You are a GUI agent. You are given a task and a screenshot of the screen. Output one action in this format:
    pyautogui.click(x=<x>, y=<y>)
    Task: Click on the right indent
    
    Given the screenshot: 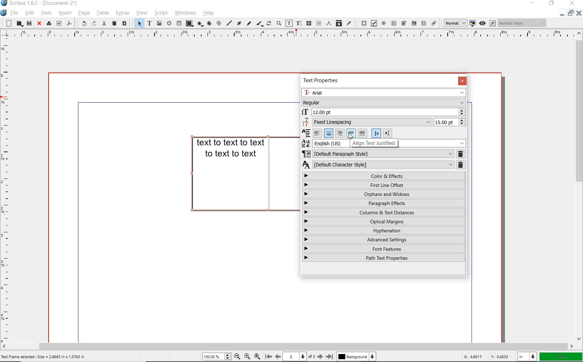 What is the action you would take?
    pyautogui.click(x=387, y=133)
    